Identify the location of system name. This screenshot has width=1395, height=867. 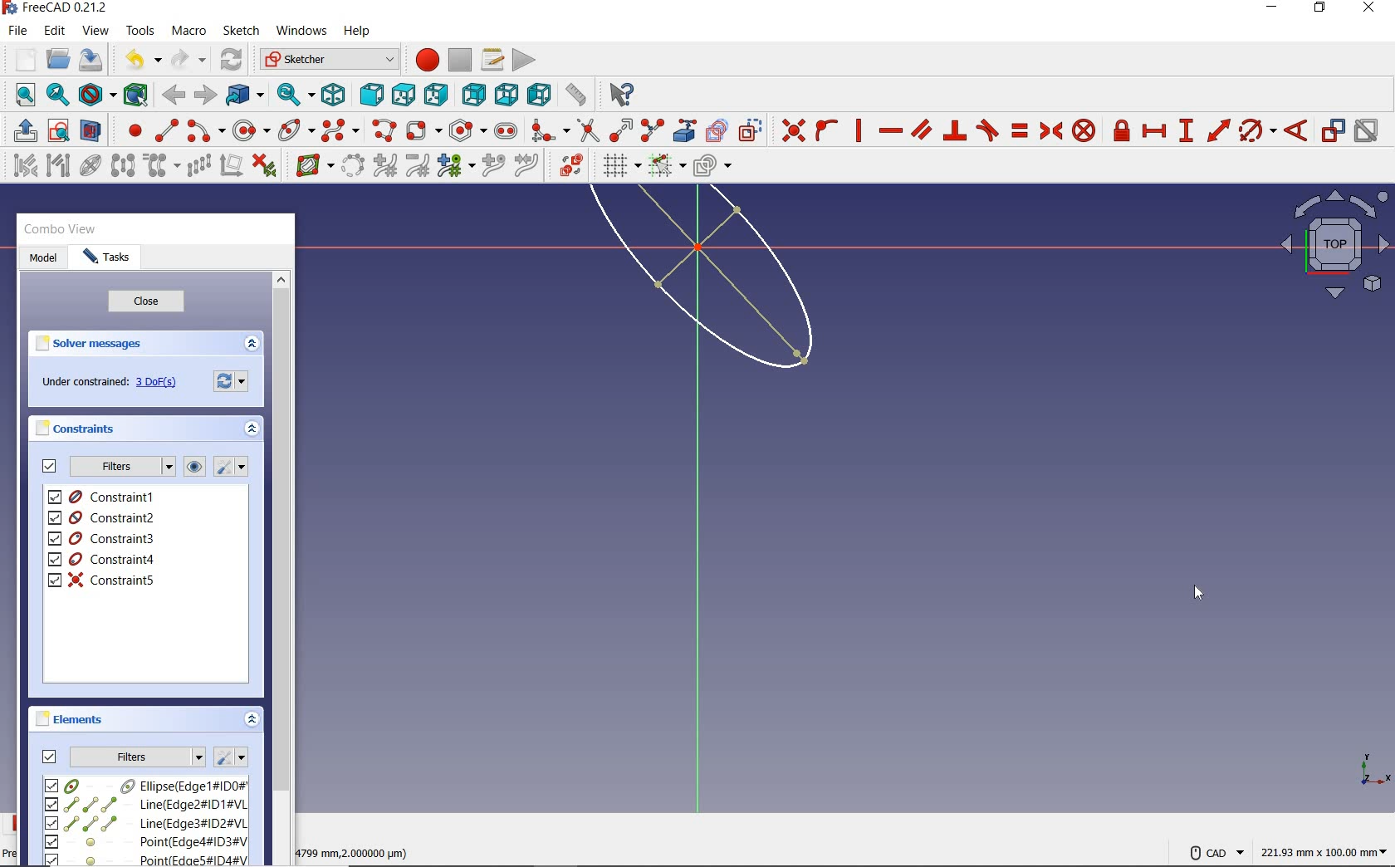
(56, 8).